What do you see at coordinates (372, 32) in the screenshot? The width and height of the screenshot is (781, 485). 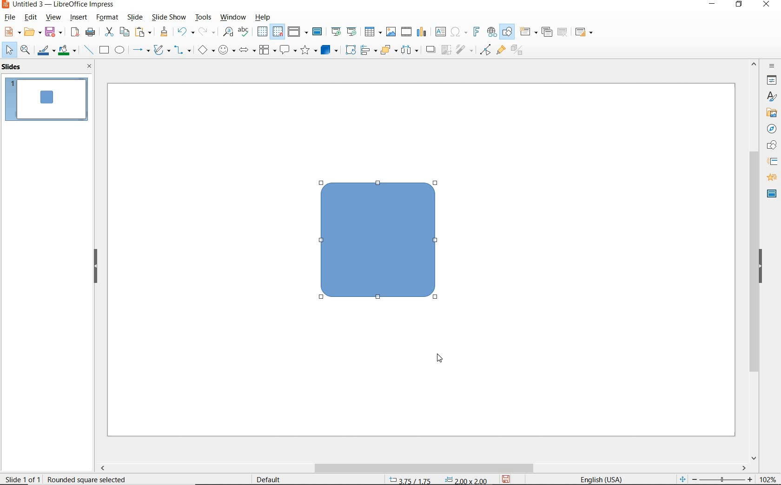 I see `table` at bounding box center [372, 32].